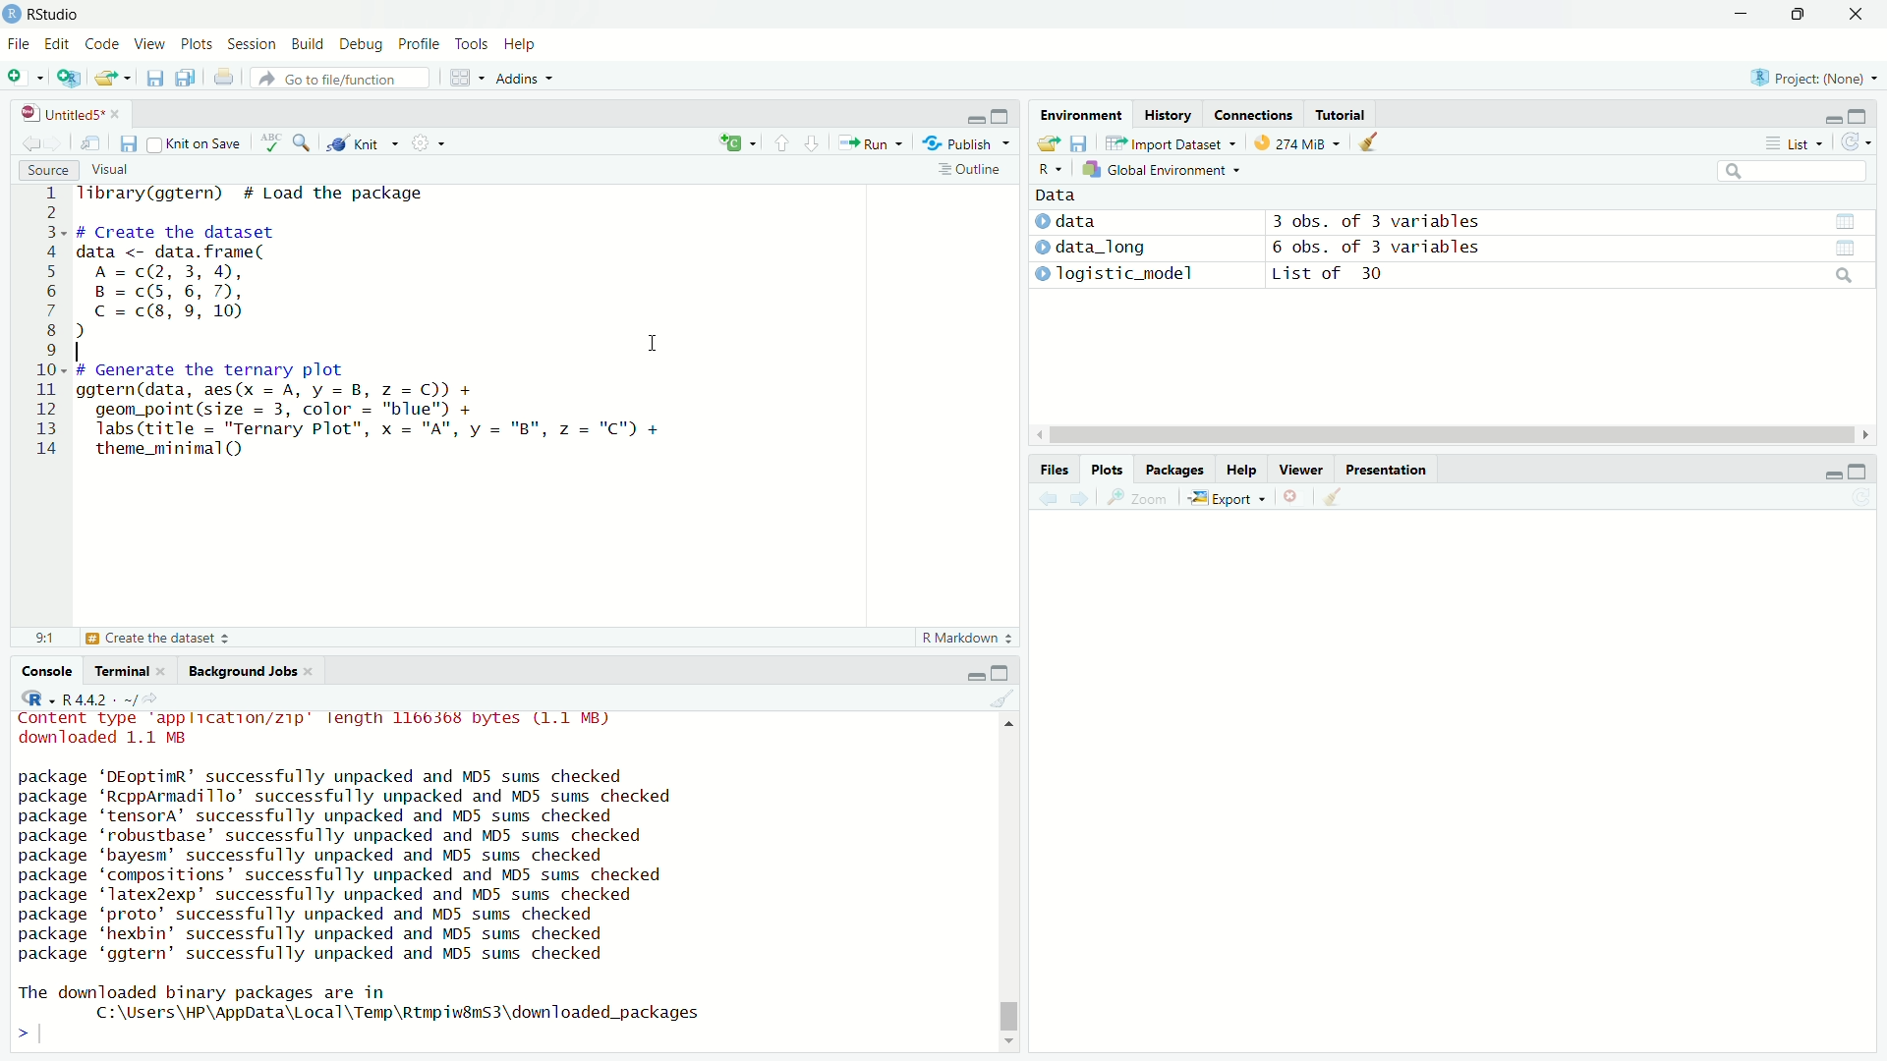 This screenshot has width=1887, height=1061. Describe the element at coordinates (1741, 15) in the screenshot. I see `minimise` at that location.